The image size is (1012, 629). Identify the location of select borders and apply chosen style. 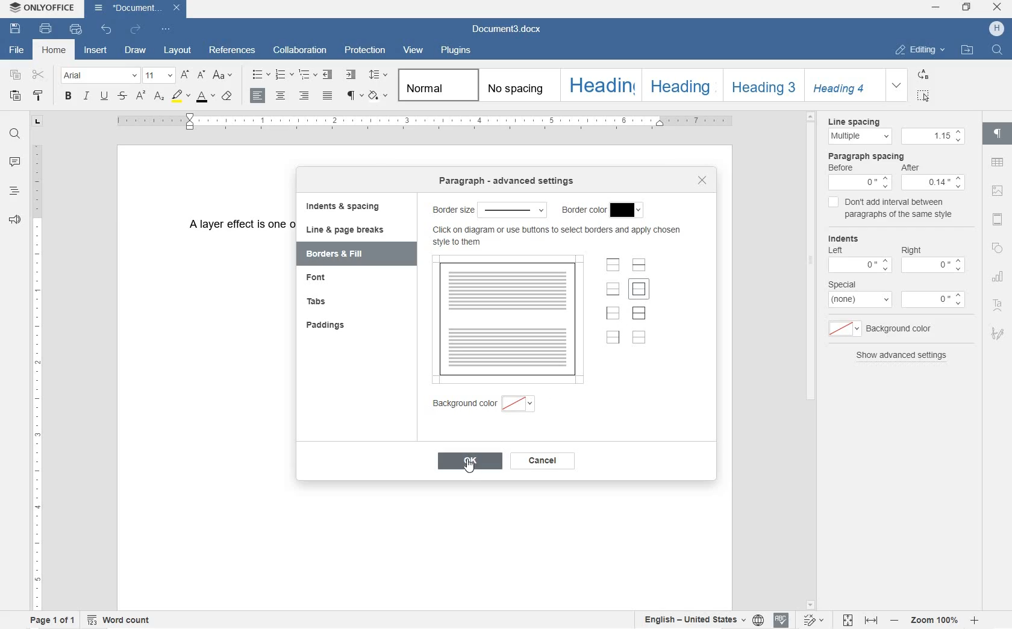
(559, 234).